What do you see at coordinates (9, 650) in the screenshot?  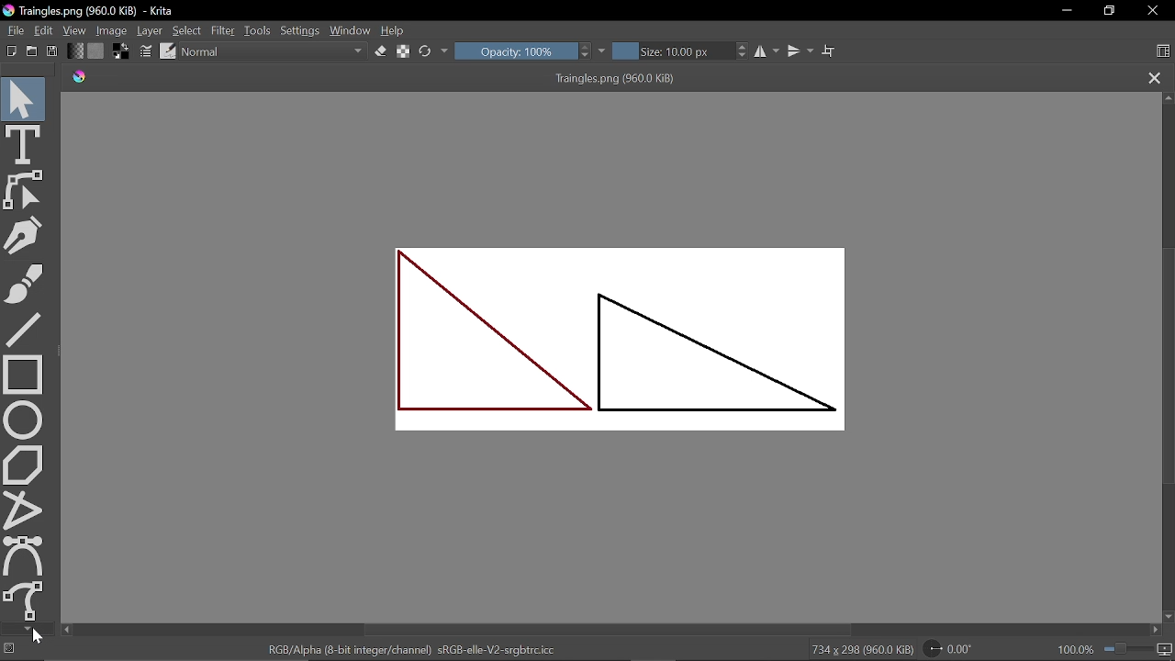 I see `No selection` at bounding box center [9, 650].